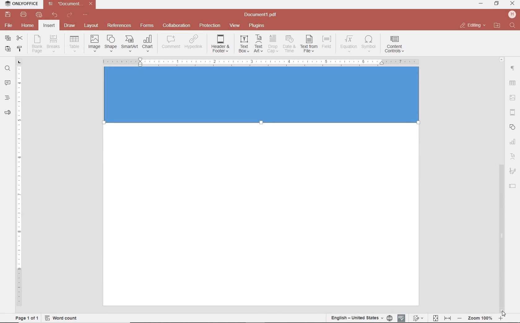  What do you see at coordinates (273, 44) in the screenshot?
I see `DROP CAP` at bounding box center [273, 44].